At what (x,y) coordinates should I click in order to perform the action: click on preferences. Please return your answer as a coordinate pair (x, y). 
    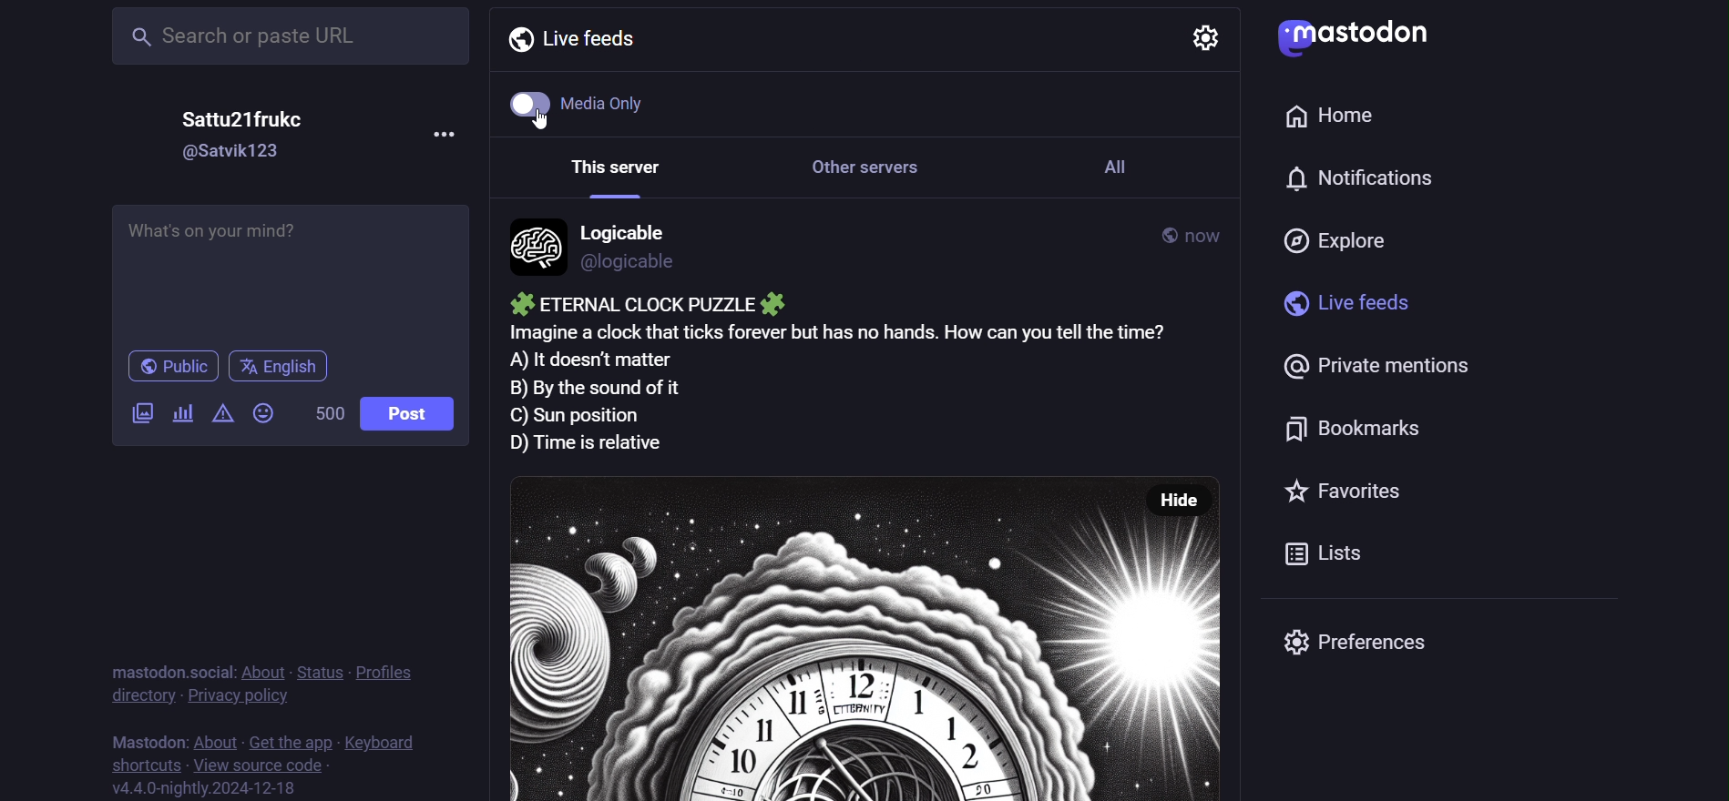
    Looking at the image, I should click on (1363, 644).